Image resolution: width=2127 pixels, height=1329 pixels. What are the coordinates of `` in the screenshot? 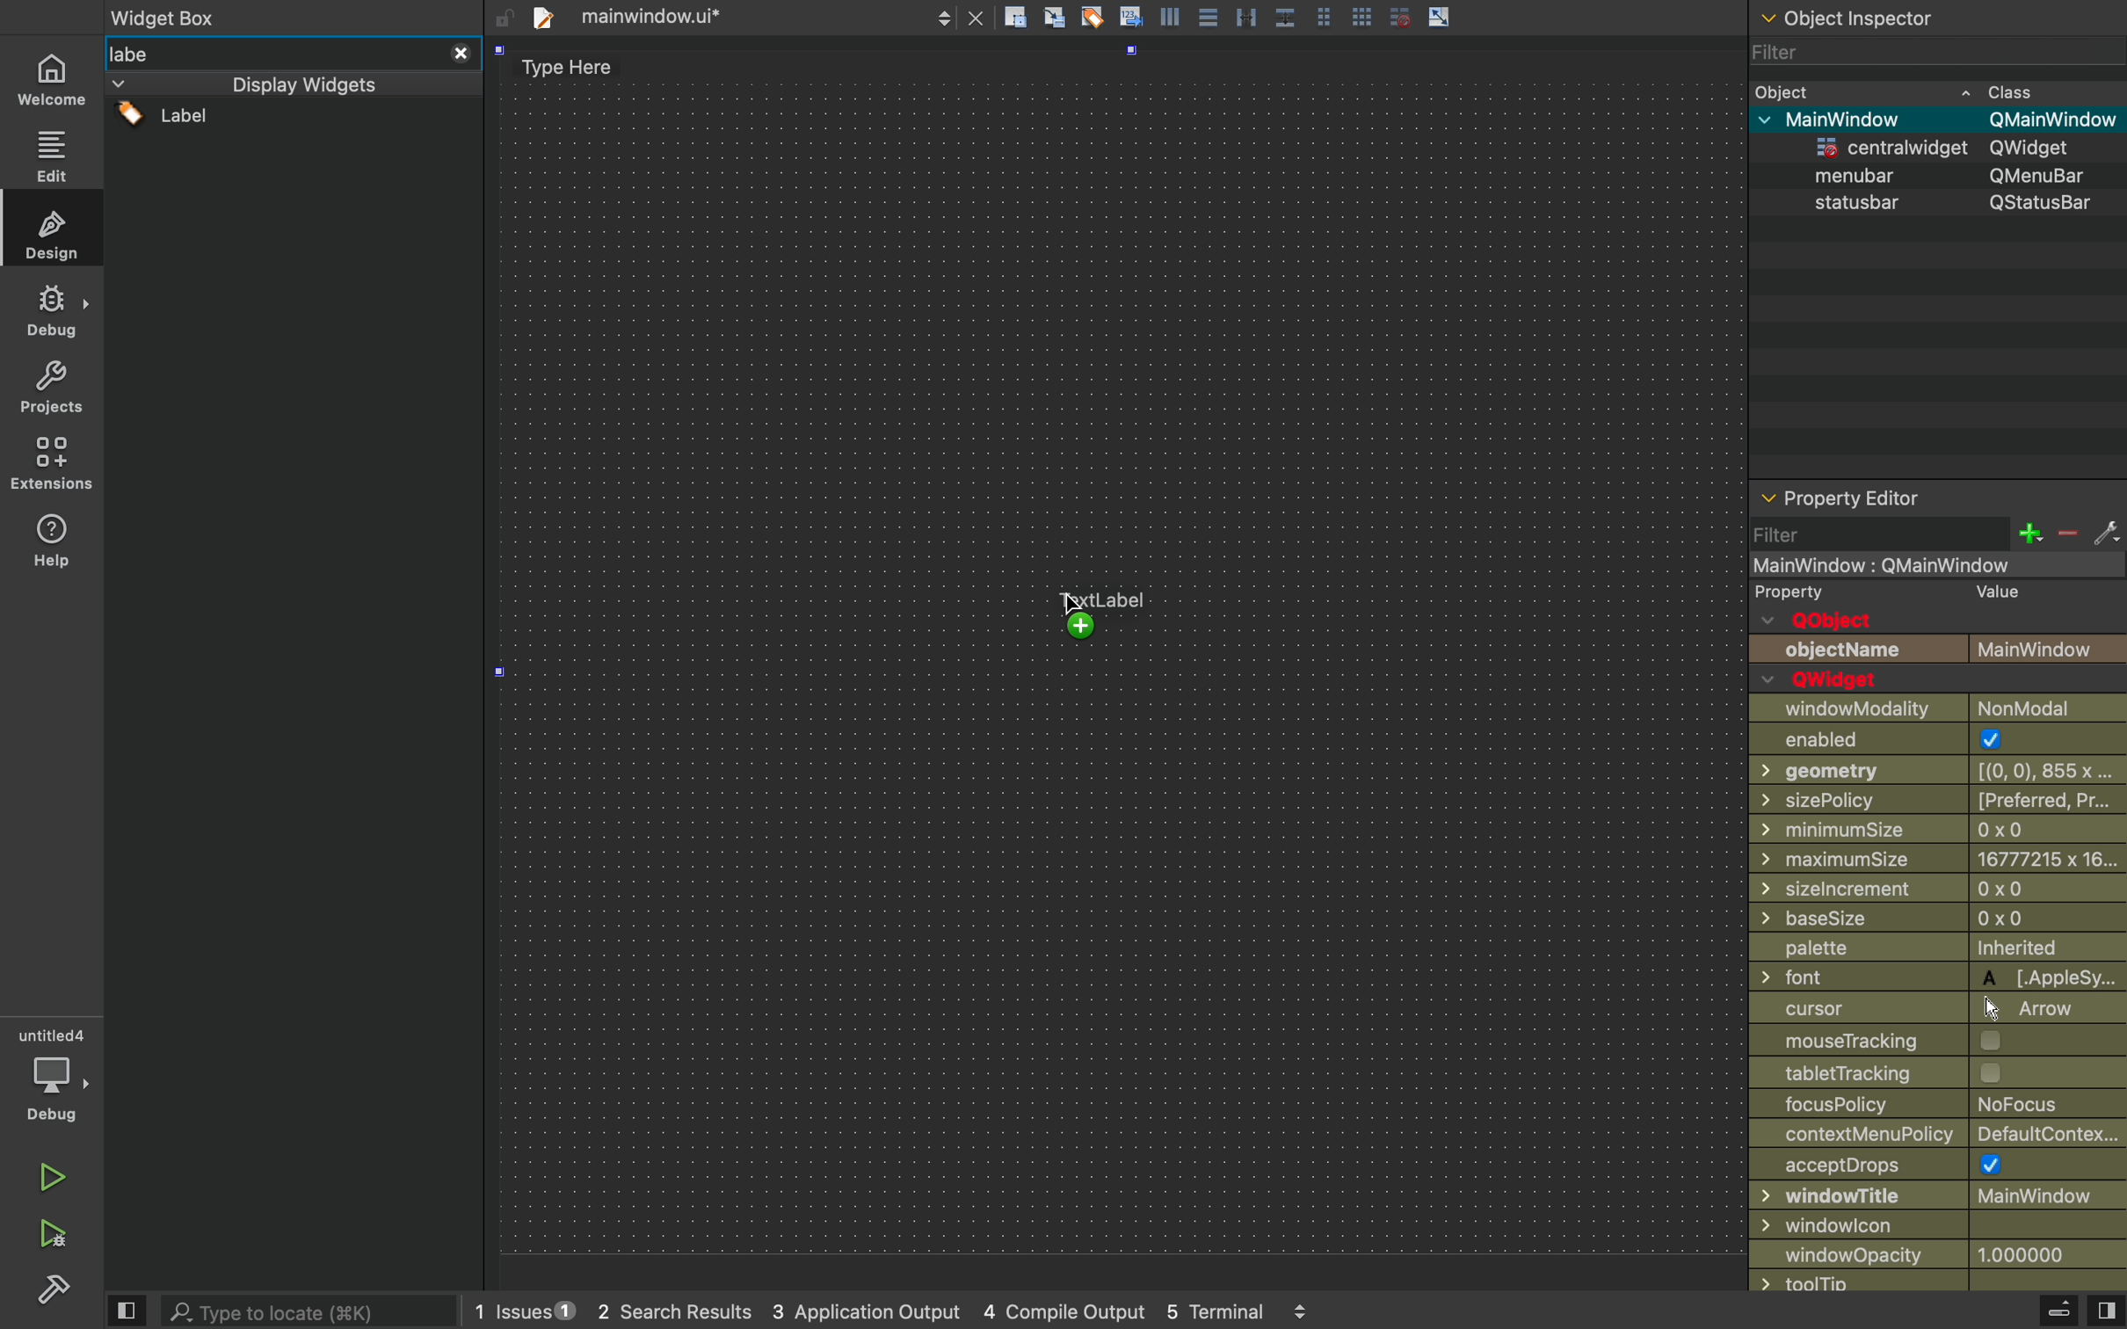 It's located at (1929, 566).